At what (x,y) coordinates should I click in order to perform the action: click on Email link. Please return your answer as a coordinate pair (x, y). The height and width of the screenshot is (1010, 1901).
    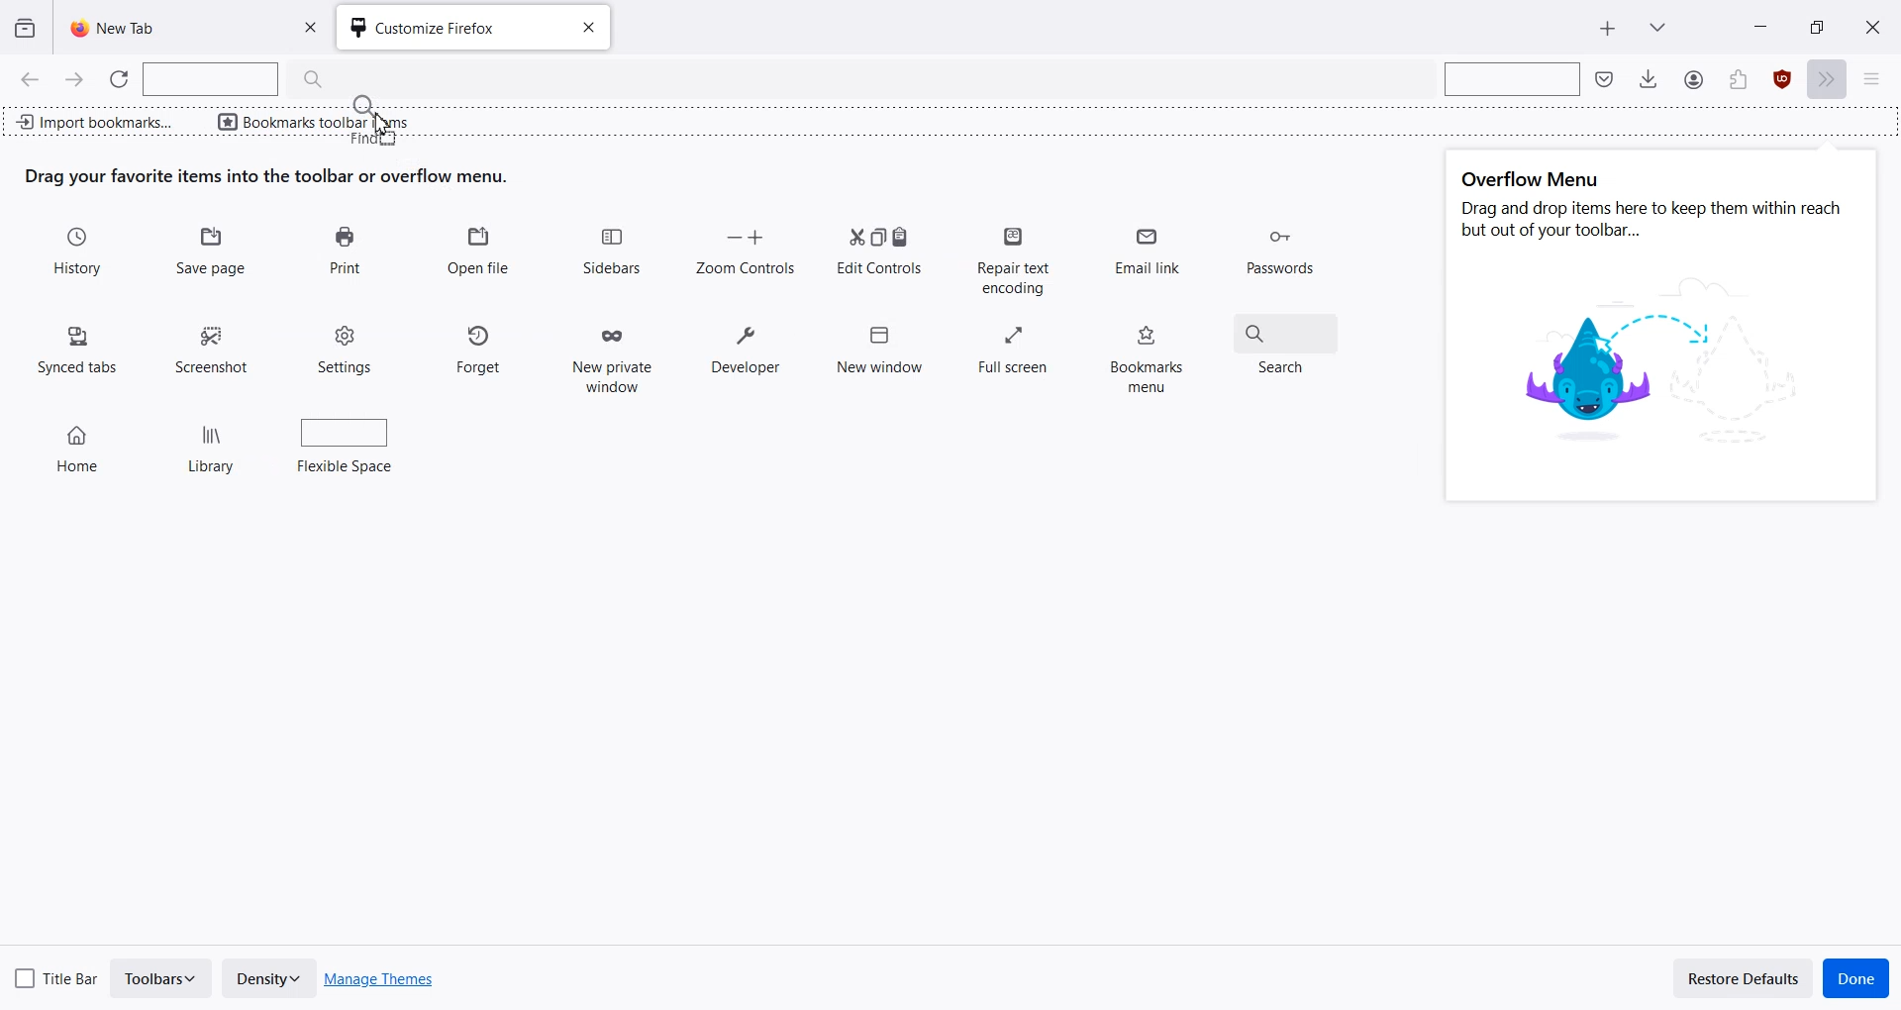
    Looking at the image, I should click on (1151, 258).